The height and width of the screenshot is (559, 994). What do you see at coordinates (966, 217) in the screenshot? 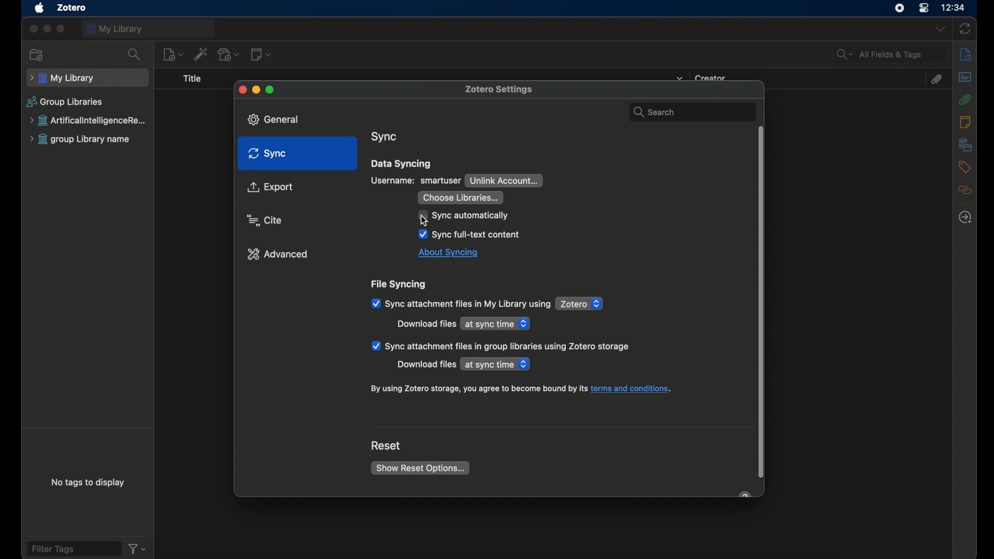
I see `locate` at bounding box center [966, 217].